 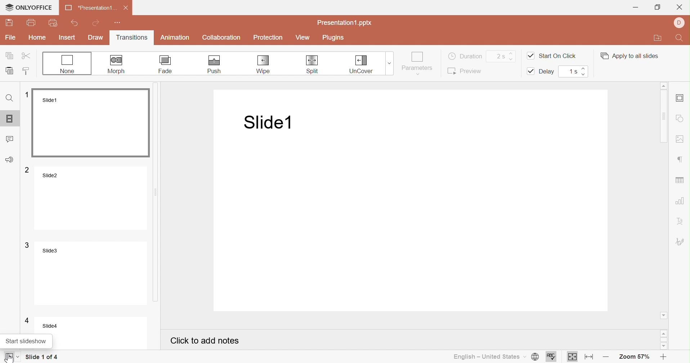 What do you see at coordinates (213, 64) in the screenshot?
I see `Push` at bounding box center [213, 64].